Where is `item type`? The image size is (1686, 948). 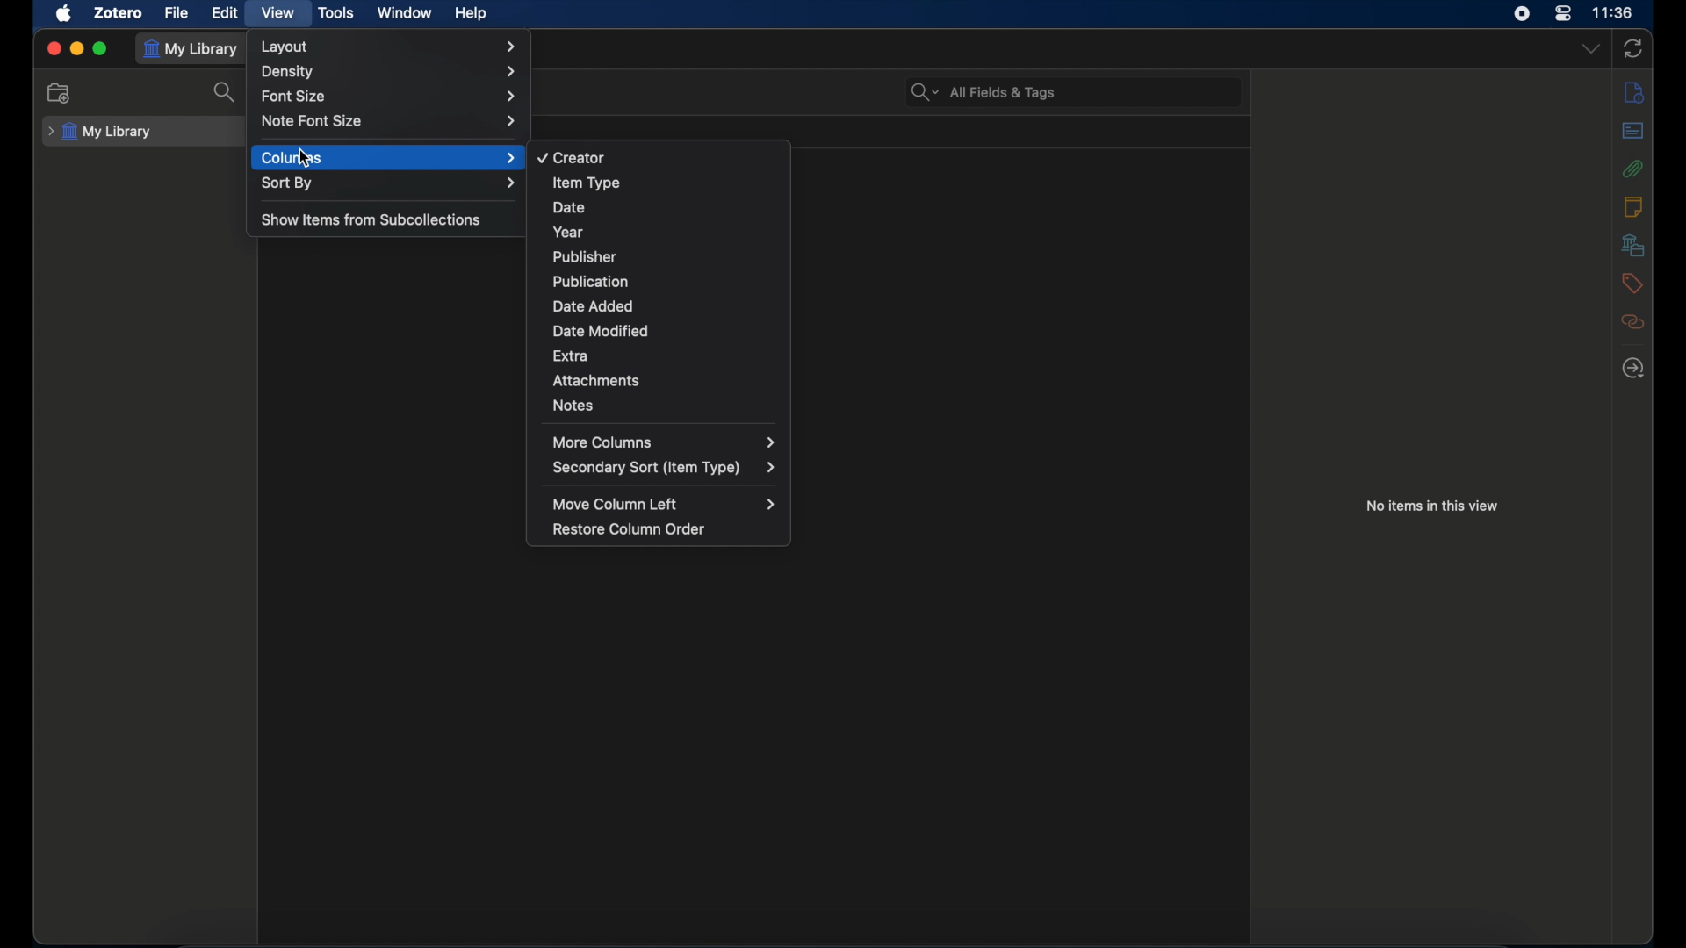 item type is located at coordinates (586, 183).